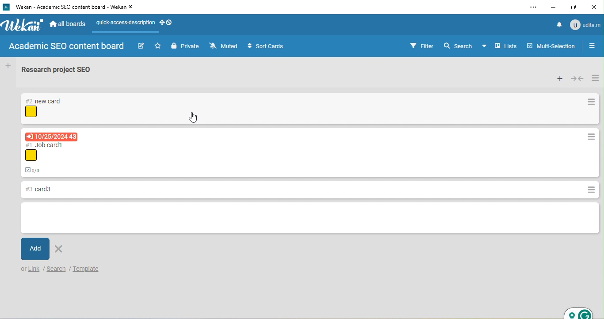 The width and height of the screenshot is (604, 319). Describe the element at coordinates (57, 269) in the screenshot. I see `search` at that location.